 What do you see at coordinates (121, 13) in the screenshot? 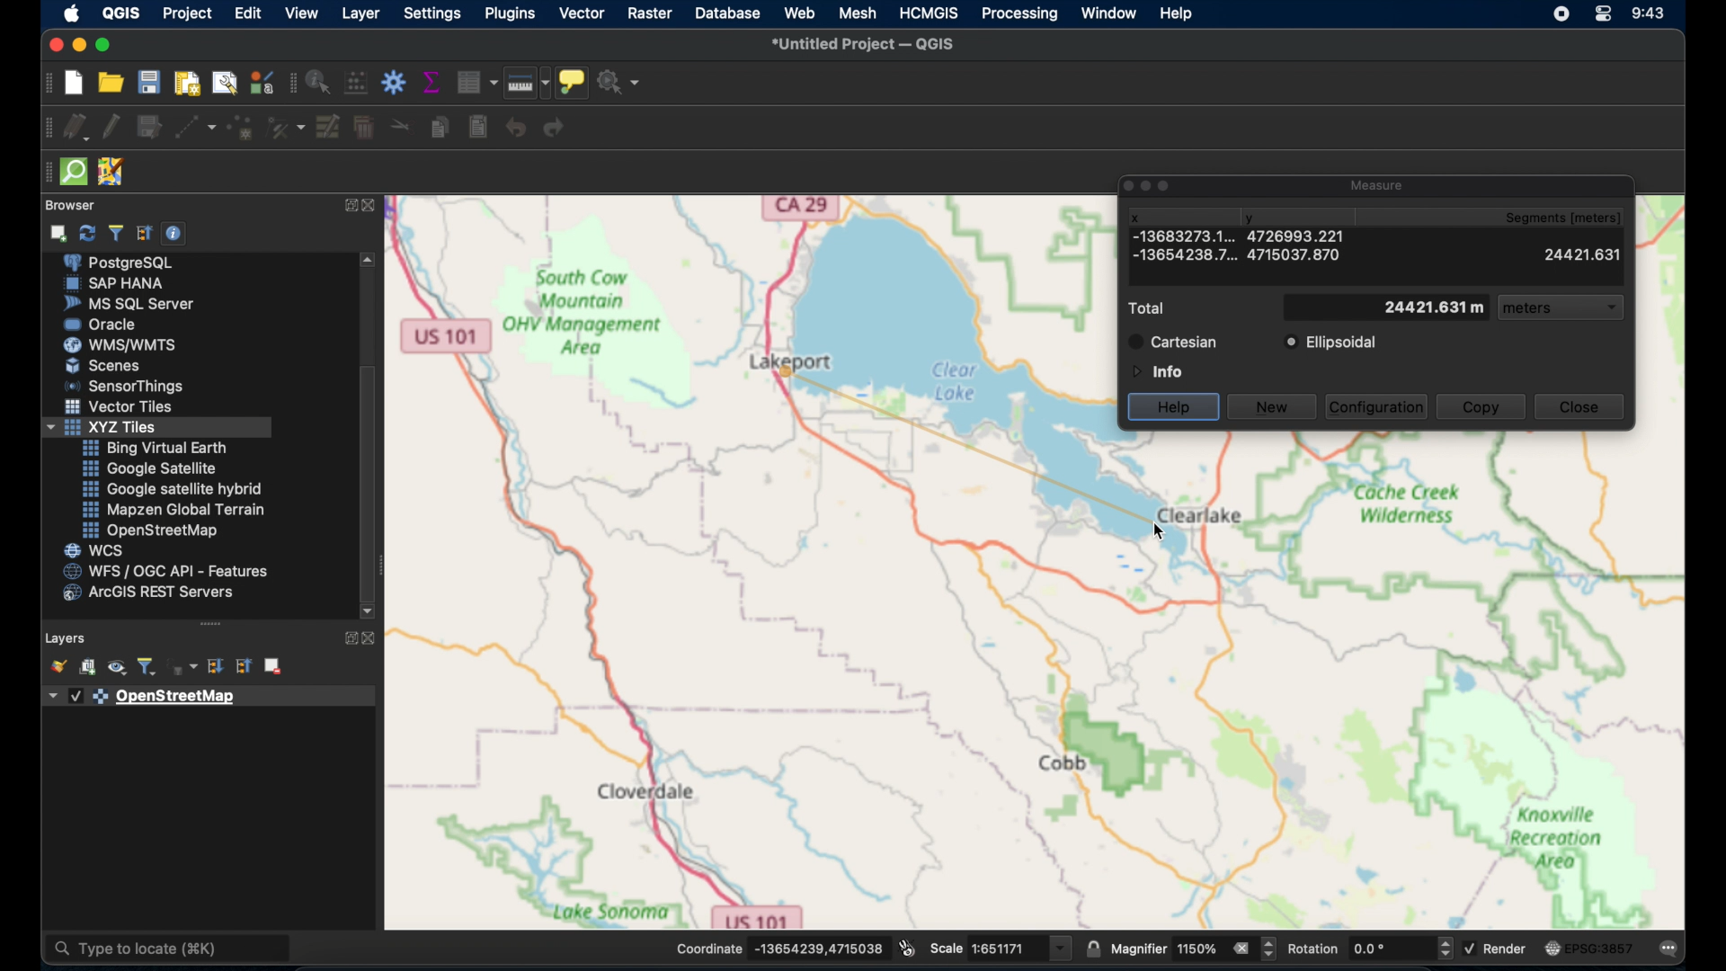
I see `QGIS` at bounding box center [121, 13].